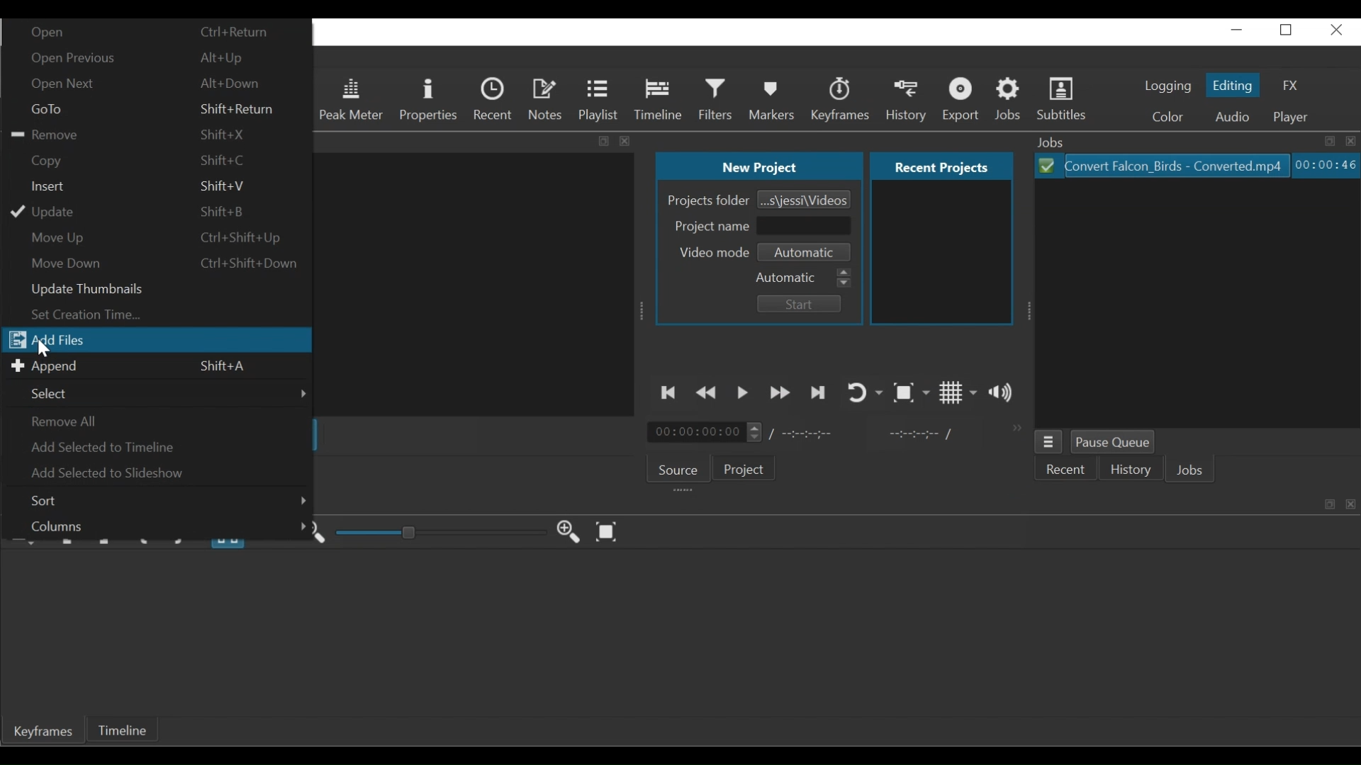 The image size is (1361, 765). Describe the element at coordinates (568, 533) in the screenshot. I see `Zoom Keyframe in` at that location.